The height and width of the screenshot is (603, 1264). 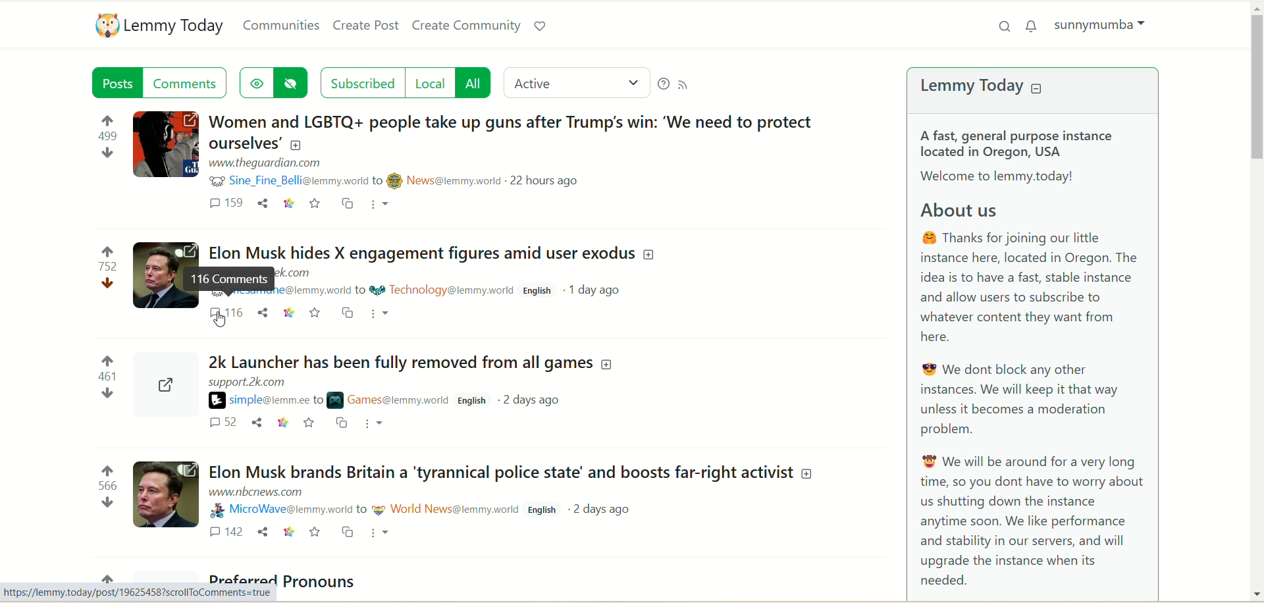 What do you see at coordinates (107, 502) in the screenshot?
I see `Downvote` at bounding box center [107, 502].